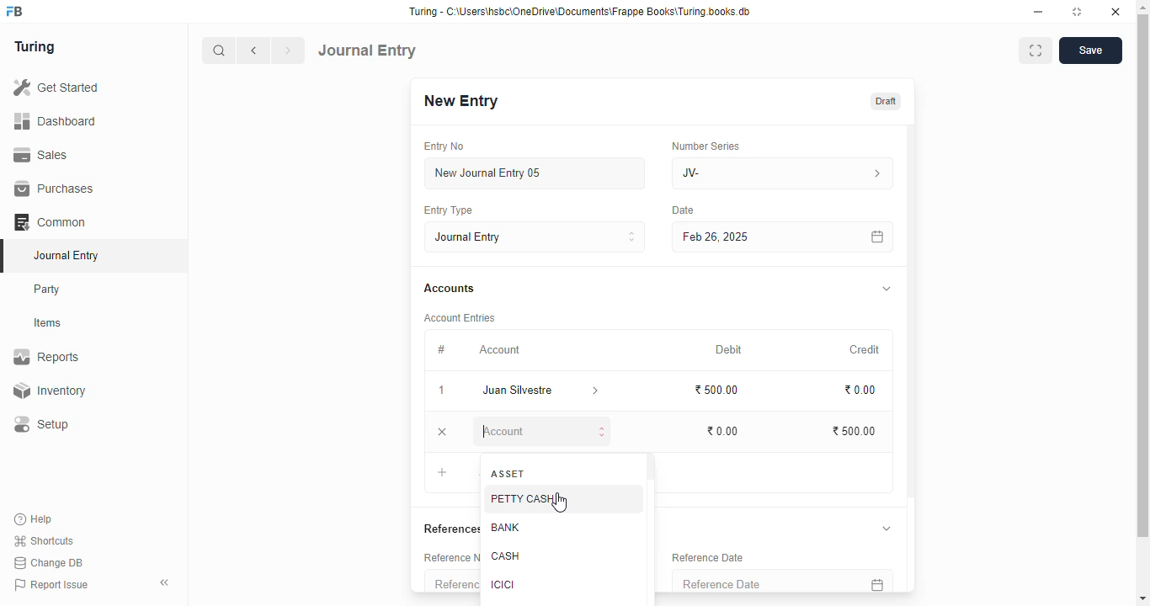 The image size is (1150, 606). Describe the element at coordinates (579, 12) in the screenshot. I see `Turing - C:\Users\hsbc\OneDrive\Documents\Frappe Books\Turing books.db` at that location.